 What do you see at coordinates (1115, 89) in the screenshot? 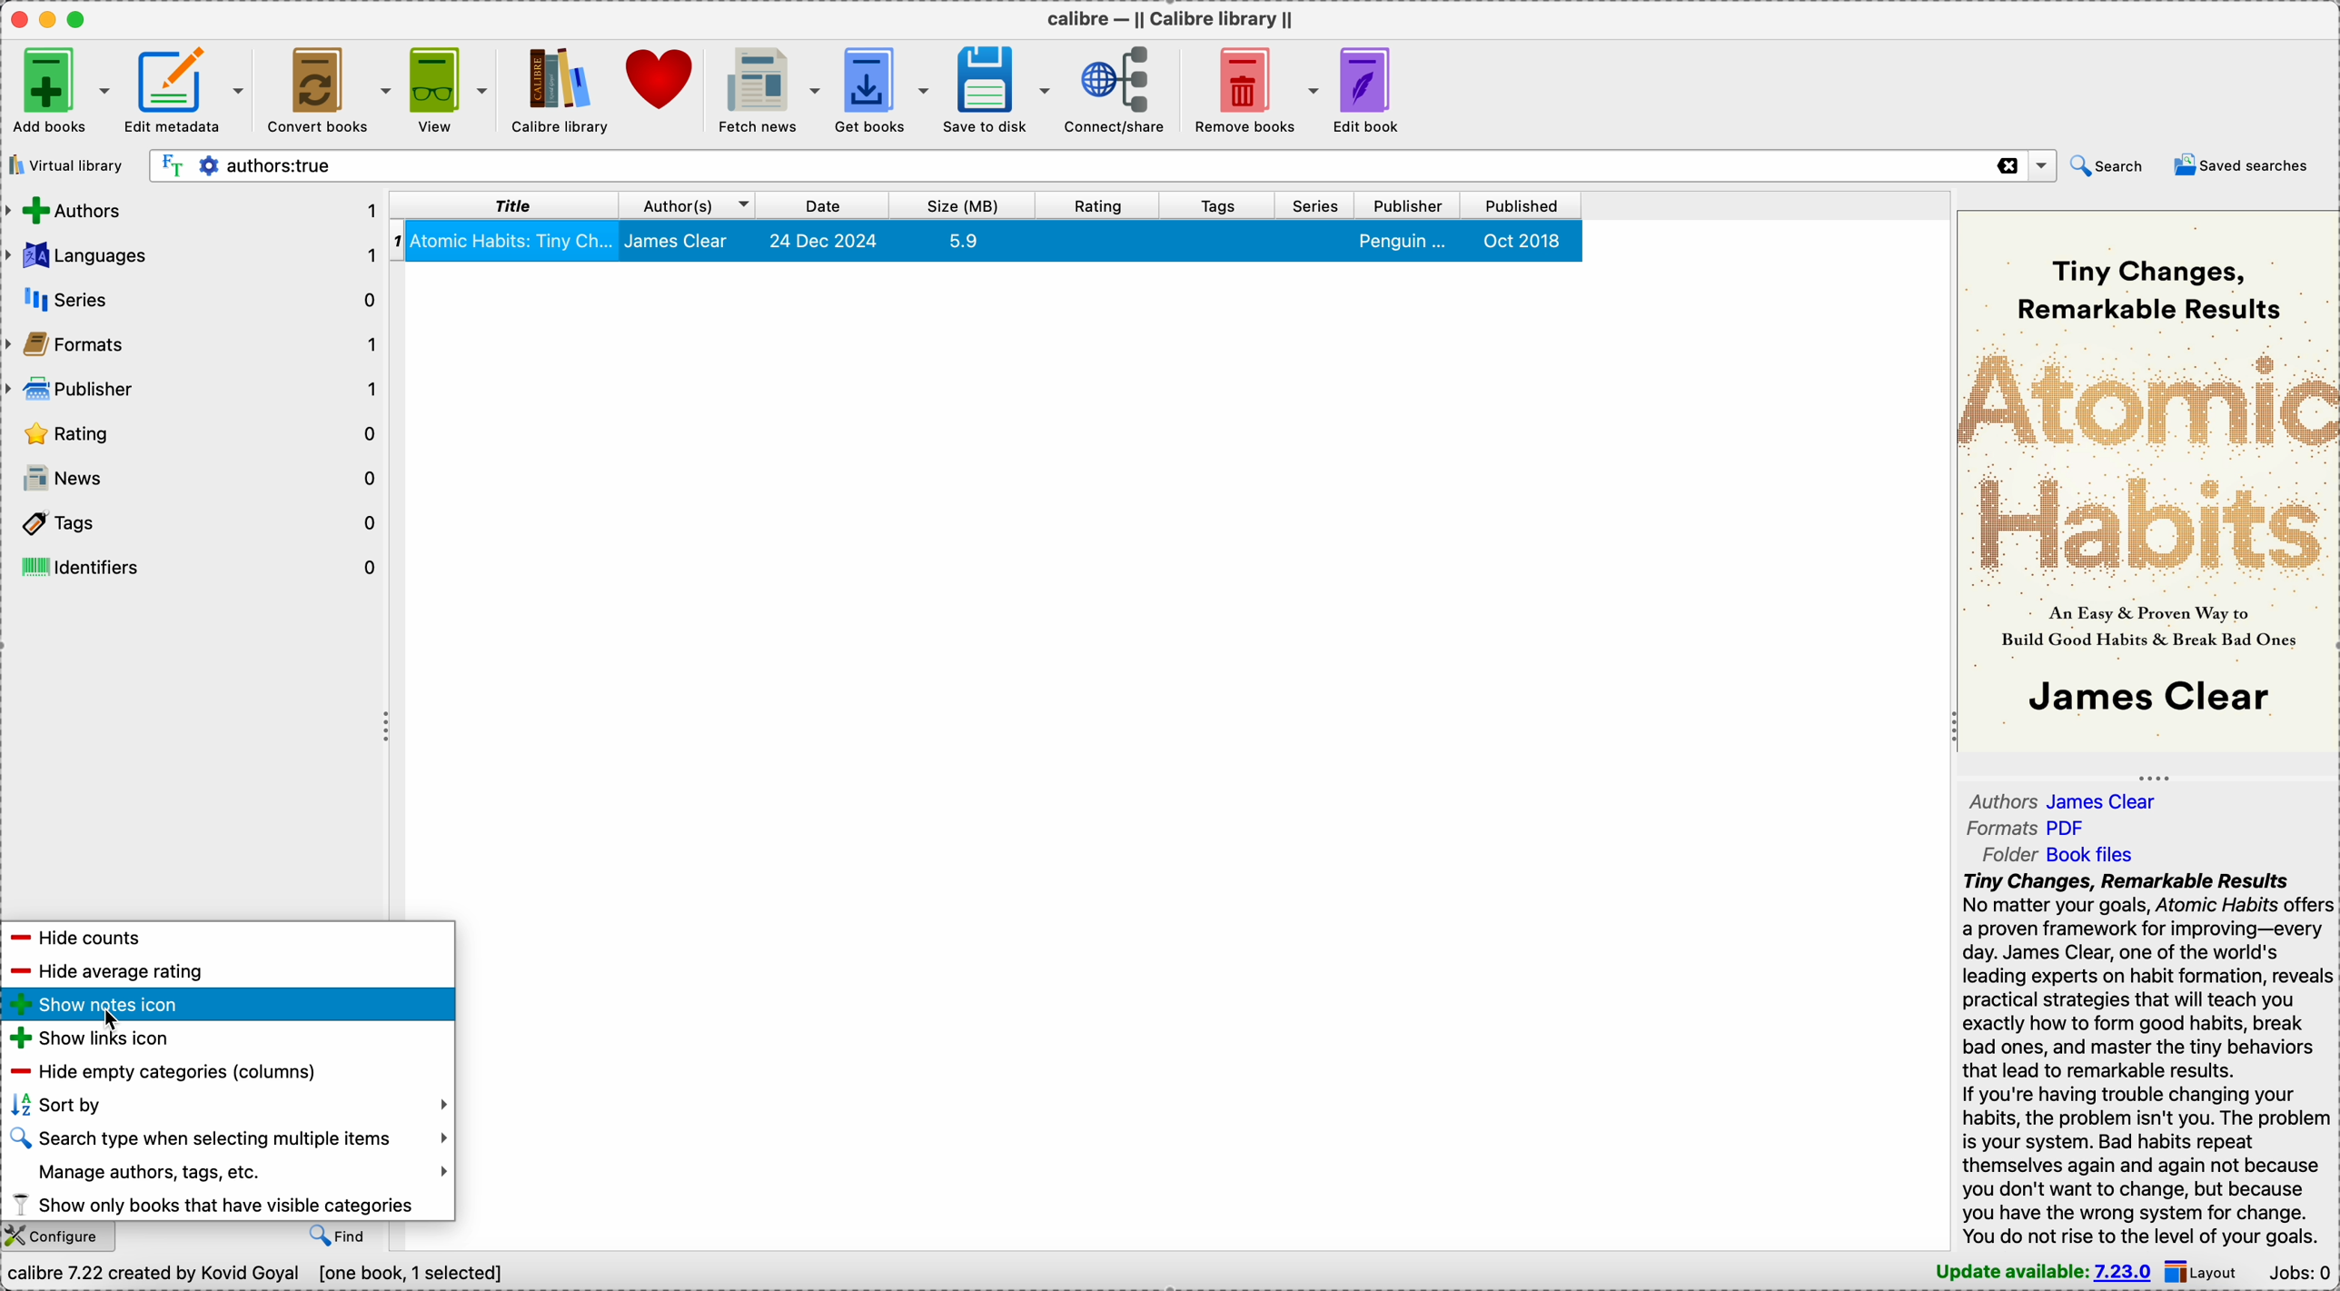
I see `connect/share` at bounding box center [1115, 89].